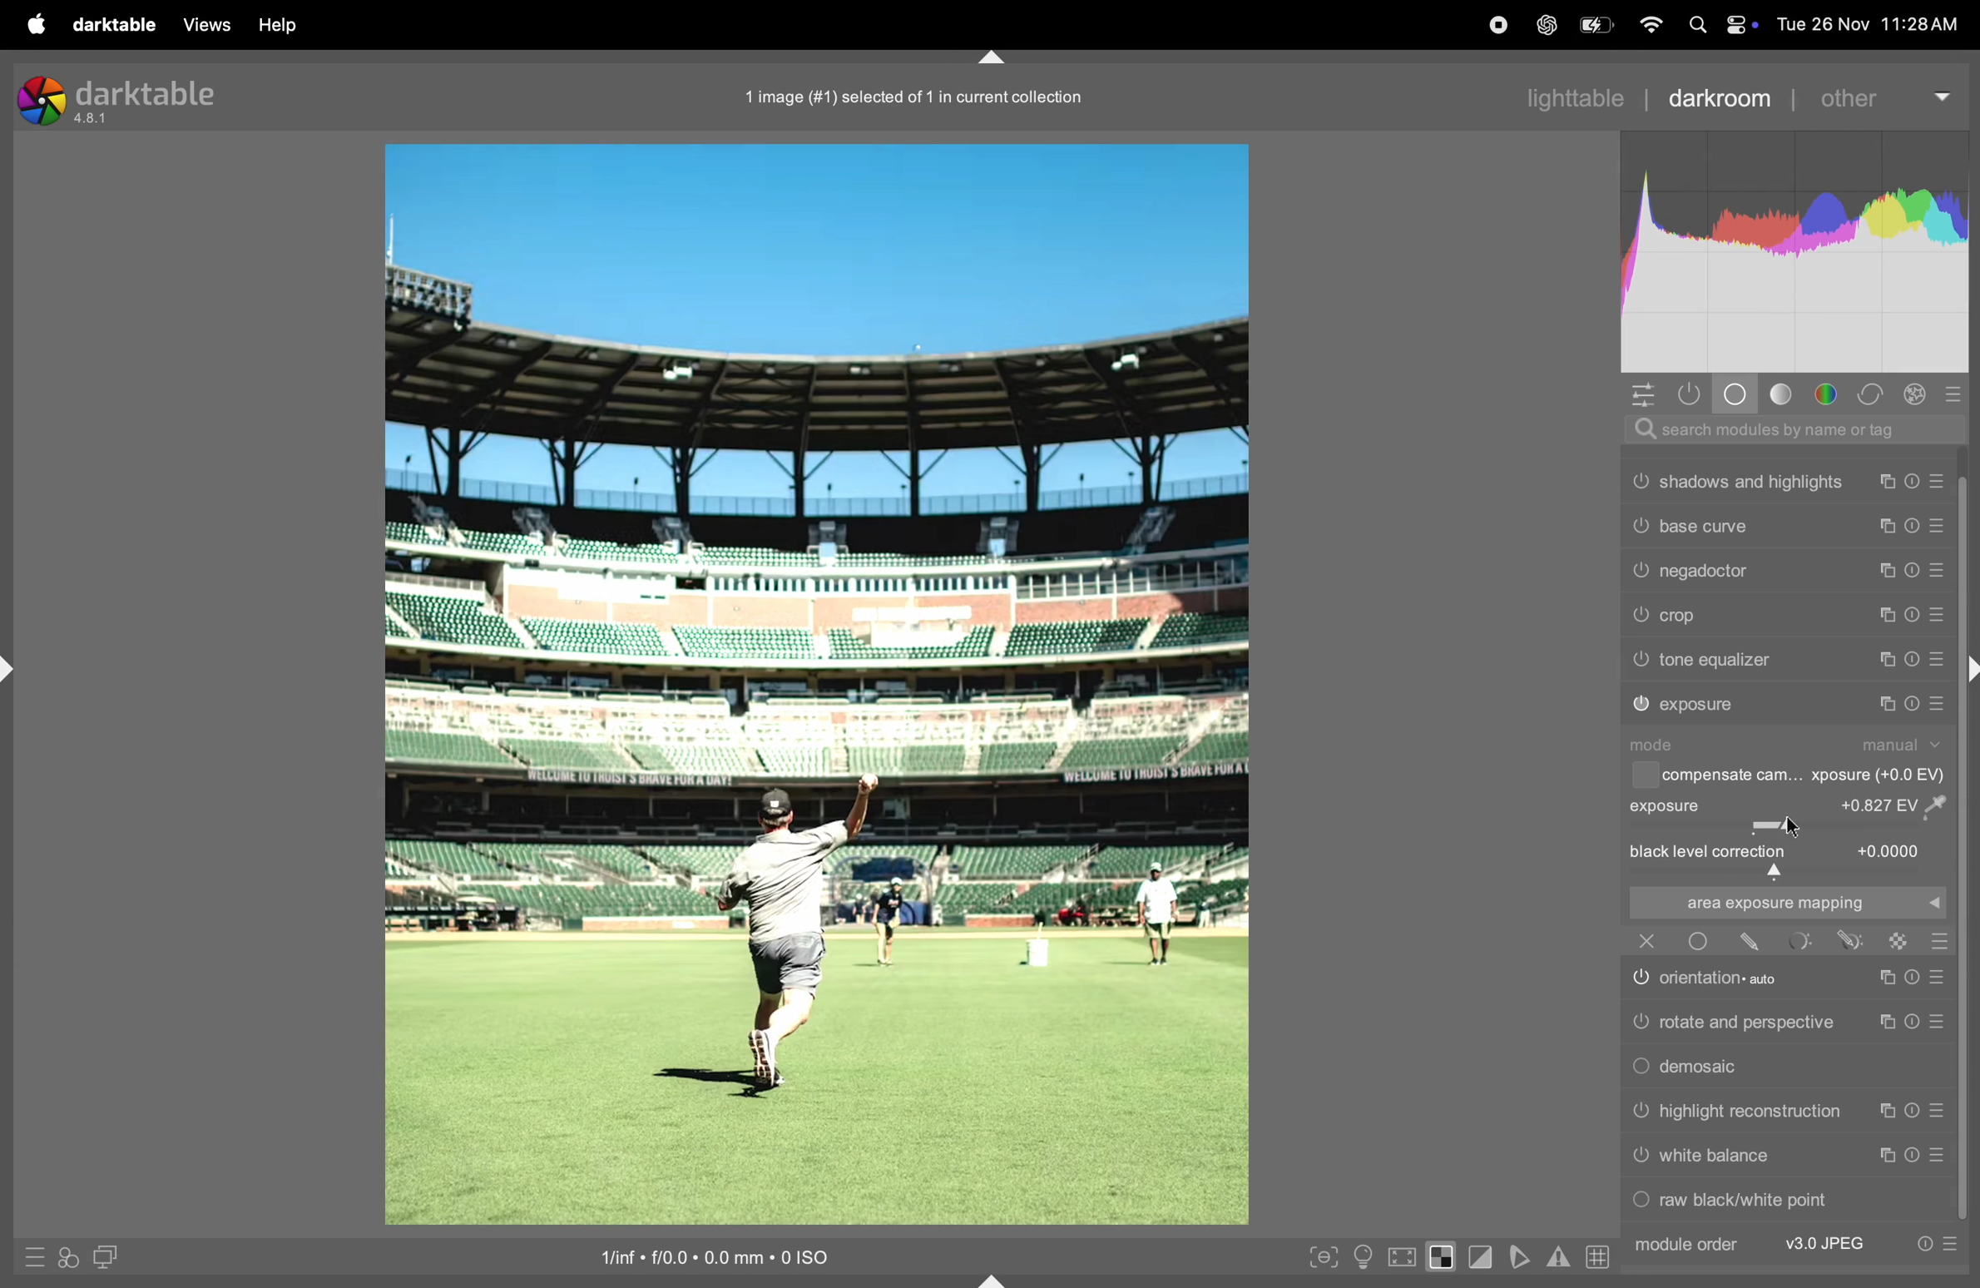 The height and width of the screenshot is (1288, 1980). I want to click on Transparency , so click(1898, 941).